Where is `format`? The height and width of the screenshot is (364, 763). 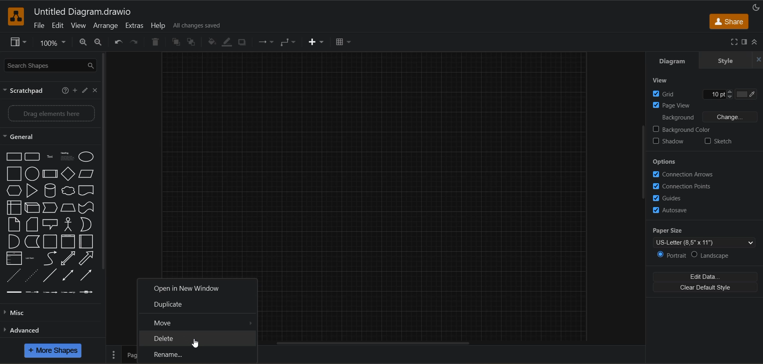
format is located at coordinates (745, 42).